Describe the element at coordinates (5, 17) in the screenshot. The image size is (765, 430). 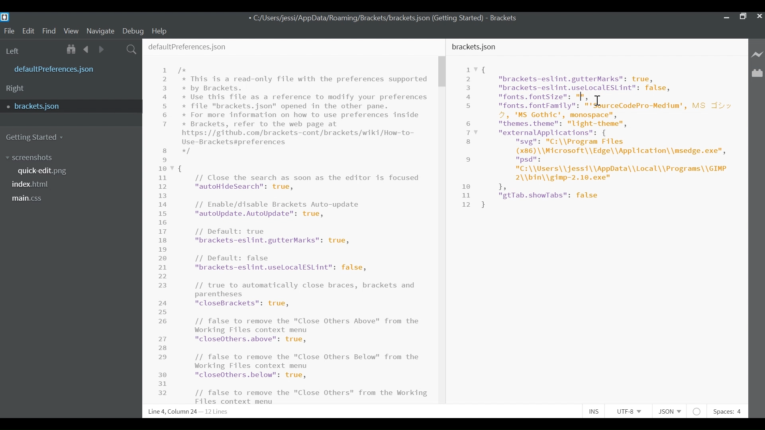
I see `Brackets Desktop Icon ` at that location.